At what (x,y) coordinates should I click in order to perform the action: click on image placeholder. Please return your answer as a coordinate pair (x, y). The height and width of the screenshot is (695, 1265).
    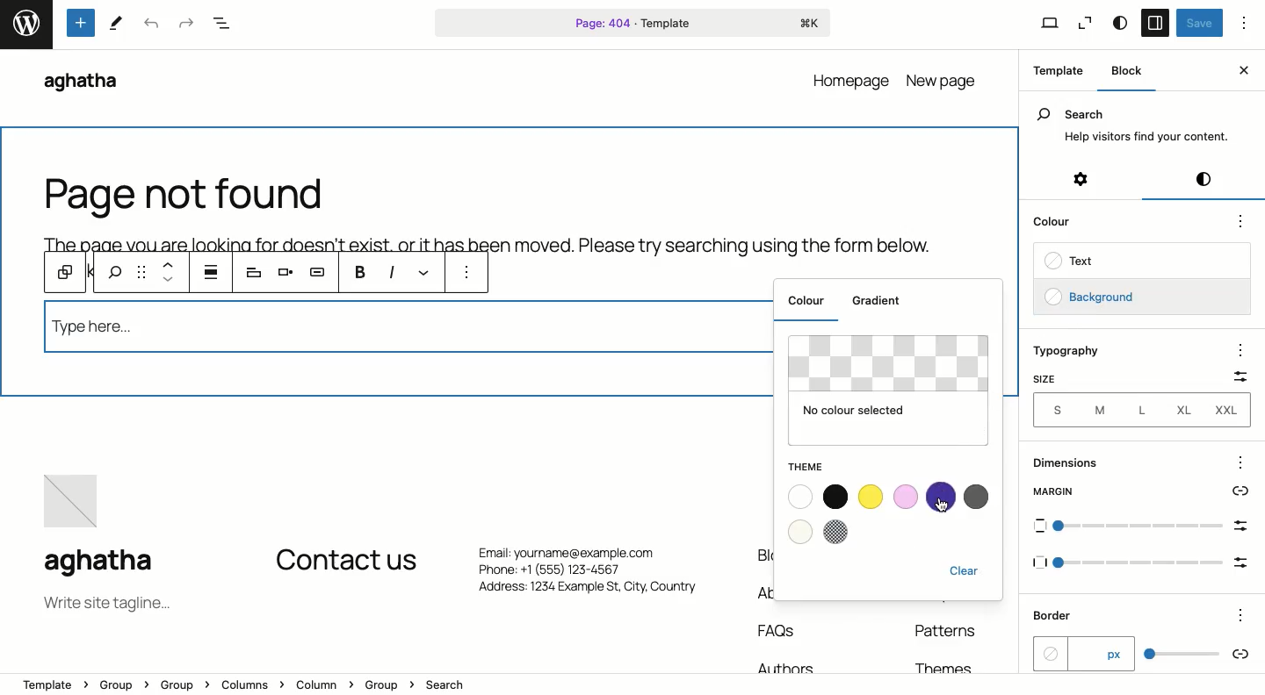
    Looking at the image, I should click on (76, 503).